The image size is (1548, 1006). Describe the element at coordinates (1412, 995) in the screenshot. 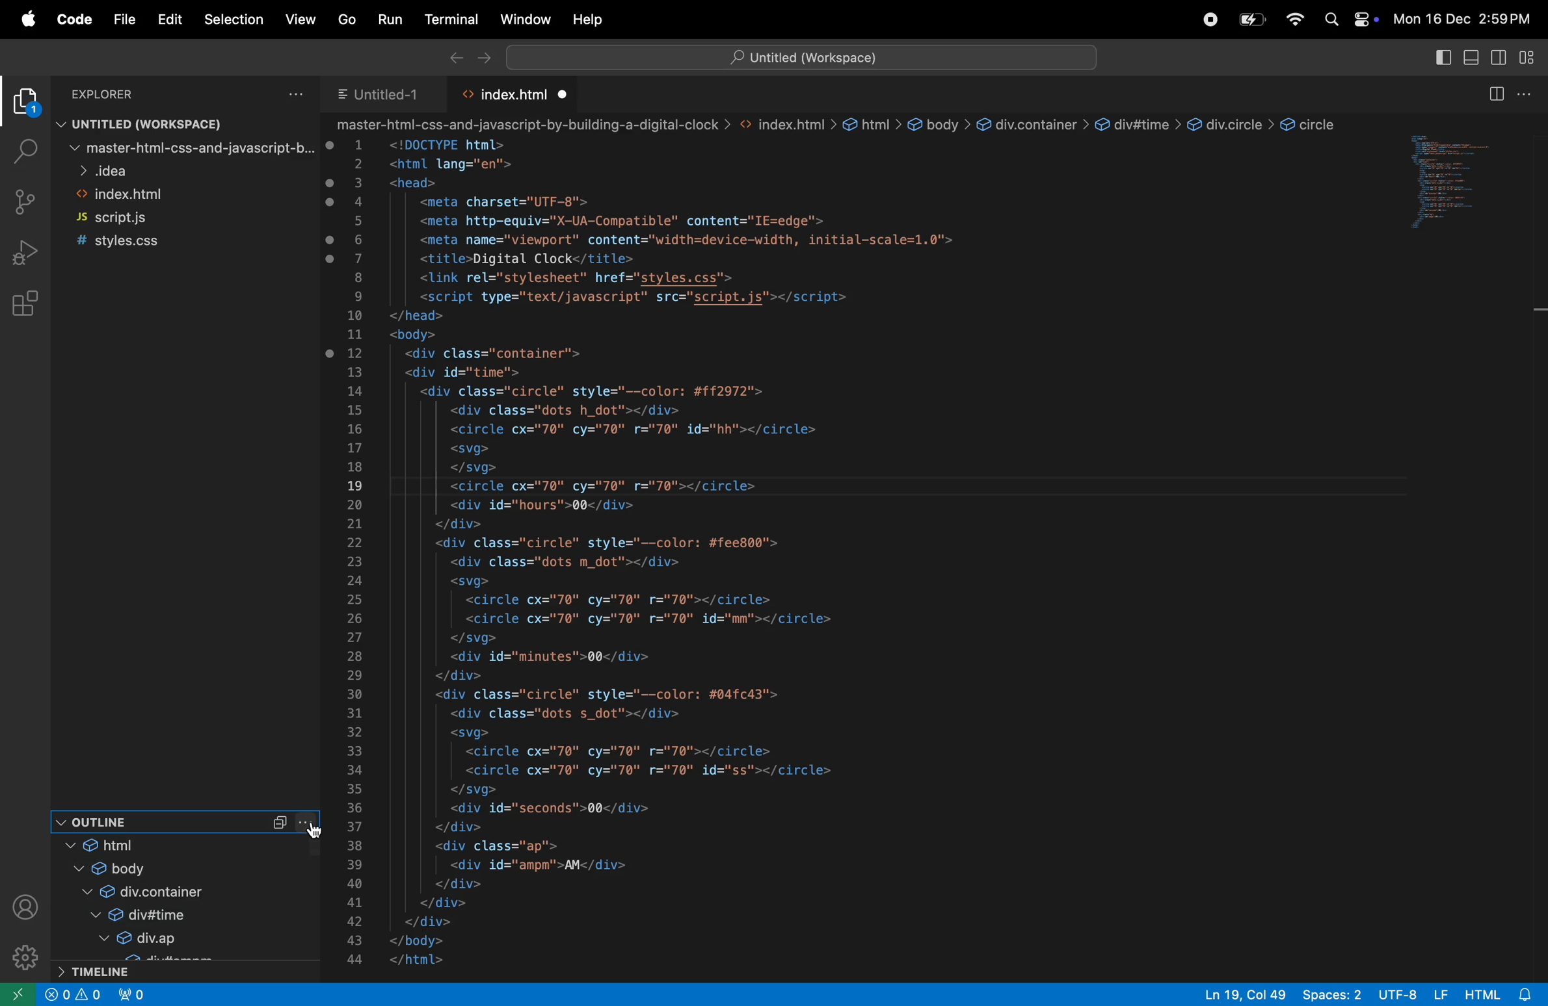

I see `urf 8` at that location.